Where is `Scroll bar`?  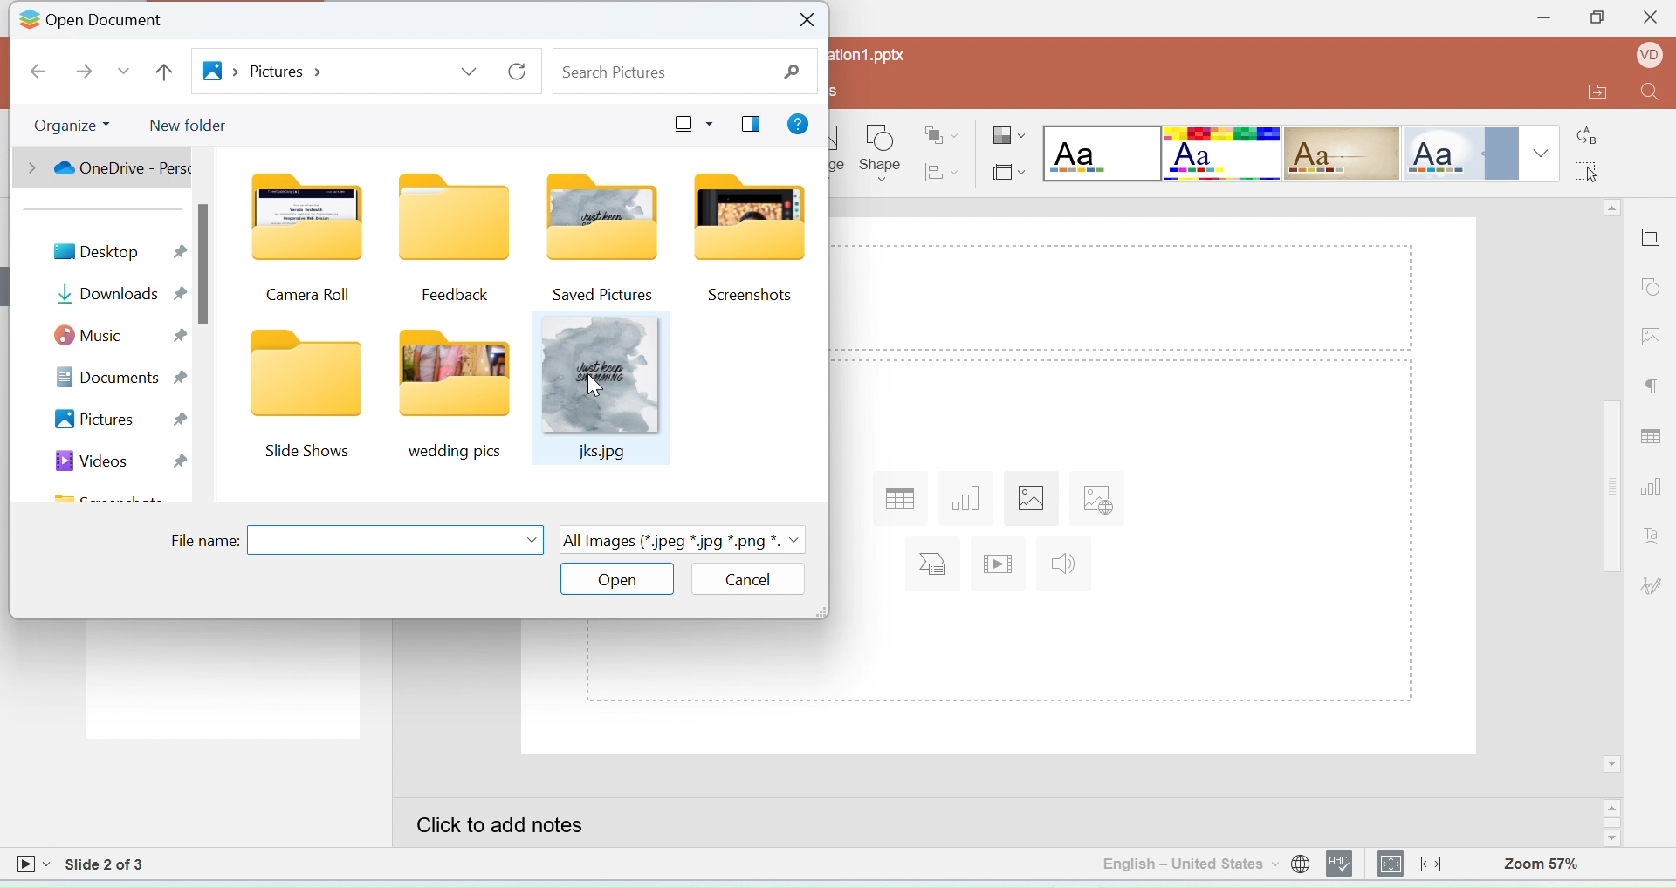 Scroll bar is located at coordinates (1613, 487).